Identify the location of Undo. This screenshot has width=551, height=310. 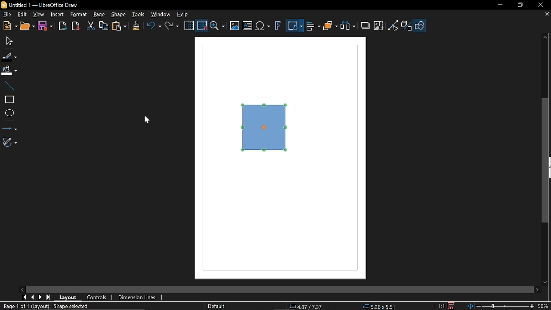
(152, 27).